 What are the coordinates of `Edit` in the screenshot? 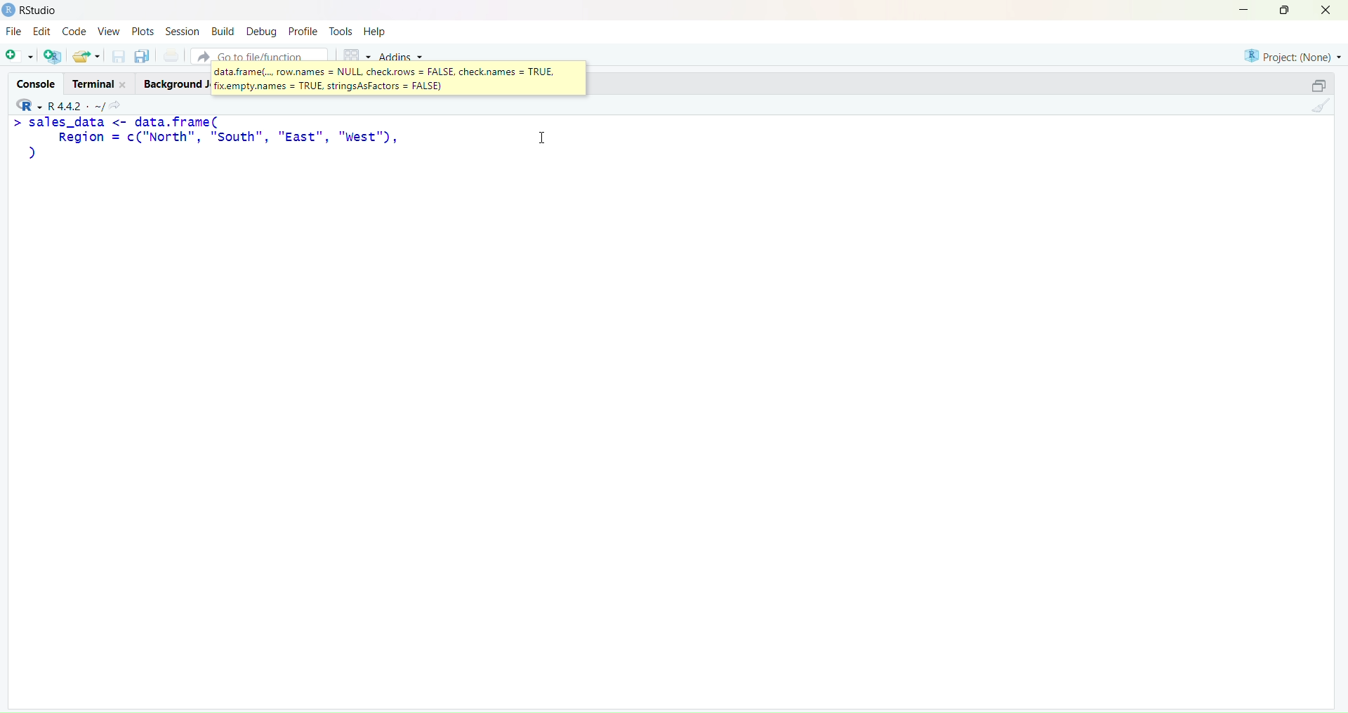 It's located at (41, 33).